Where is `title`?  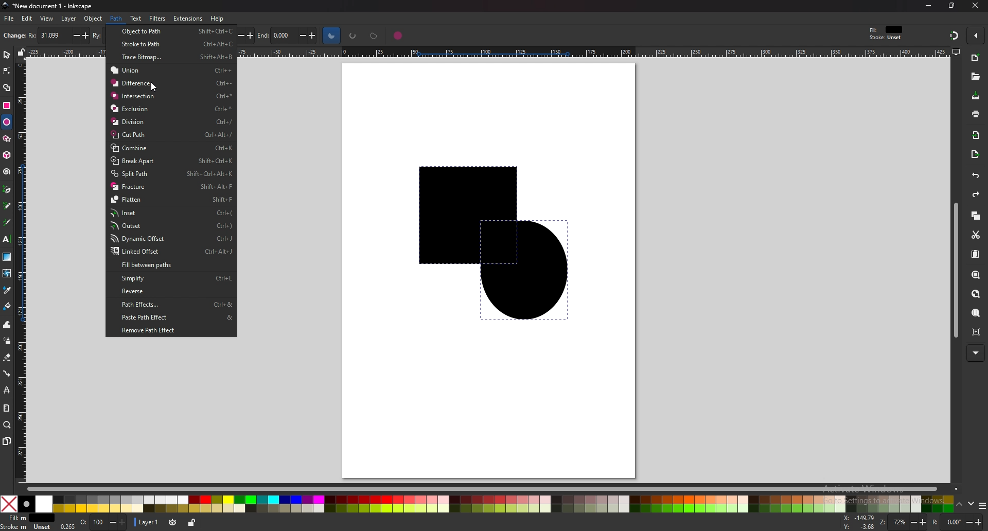
title is located at coordinates (46, 6).